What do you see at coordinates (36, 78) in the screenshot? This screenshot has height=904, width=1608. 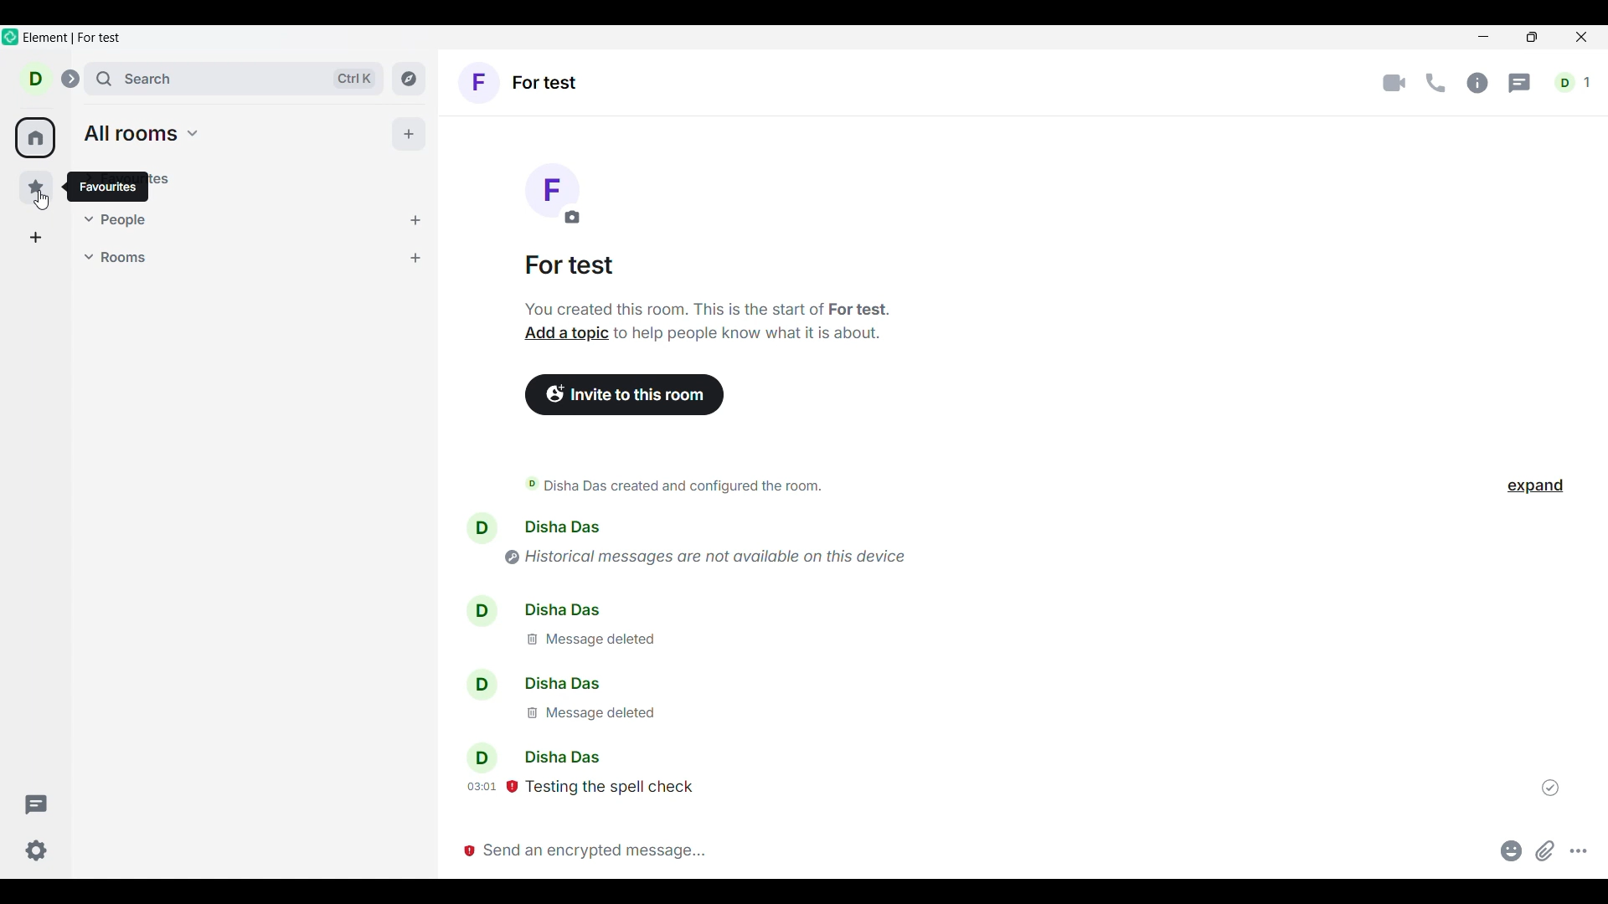 I see `Current account` at bounding box center [36, 78].